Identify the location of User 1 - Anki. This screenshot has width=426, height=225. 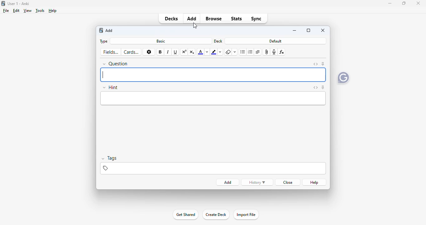
(19, 3).